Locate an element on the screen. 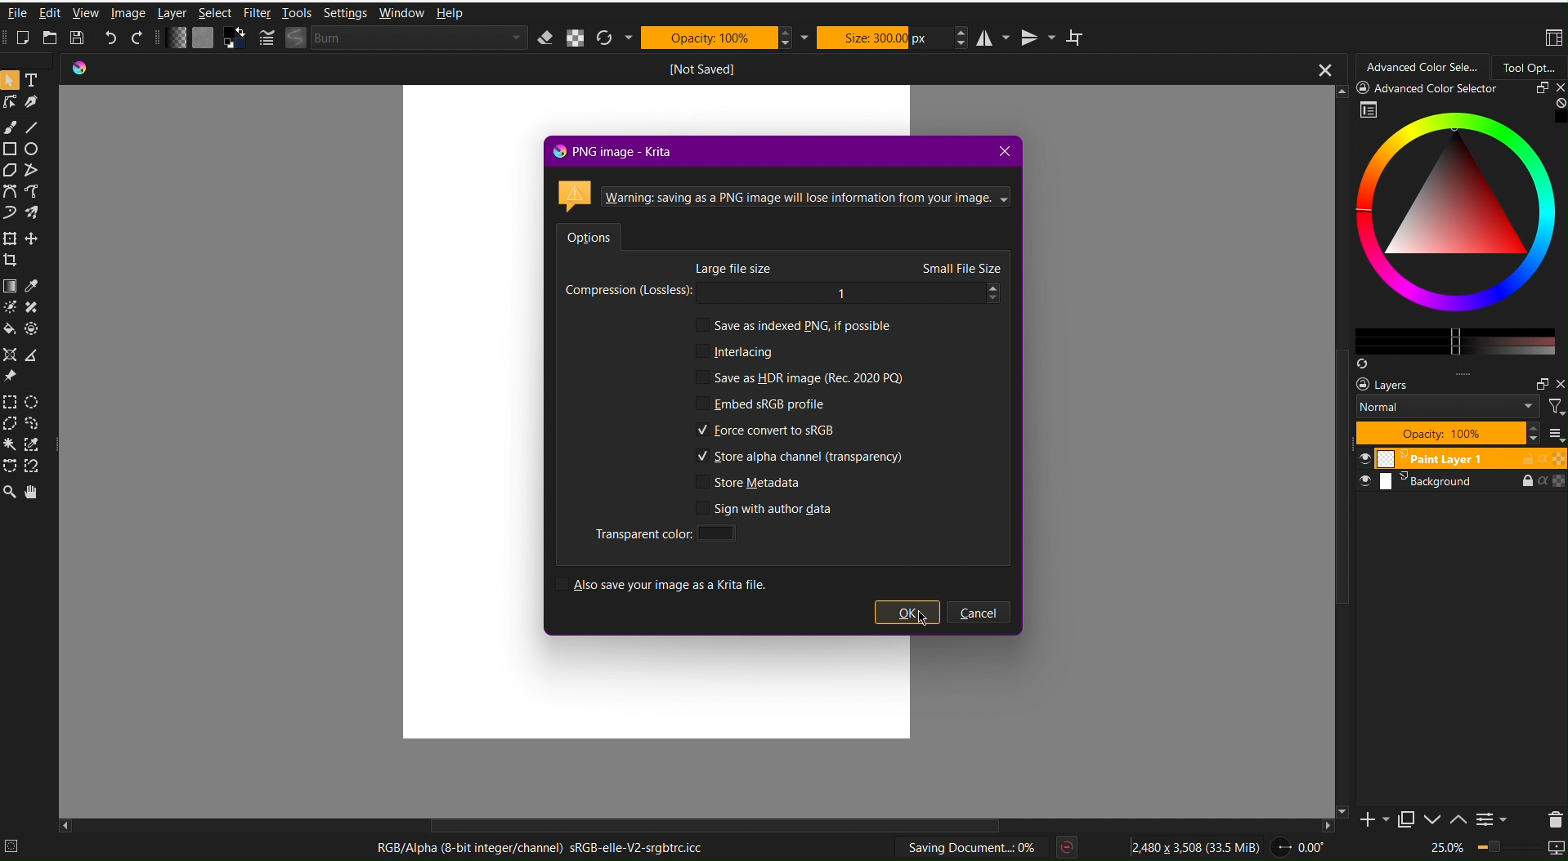  Options is located at coordinates (591, 234).